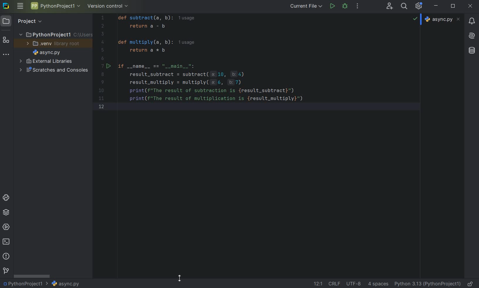 Image resolution: width=479 pixels, height=288 pixels. What do you see at coordinates (442, 19) in the screenshot?
I see `file name` at bounding box center [442, 19].